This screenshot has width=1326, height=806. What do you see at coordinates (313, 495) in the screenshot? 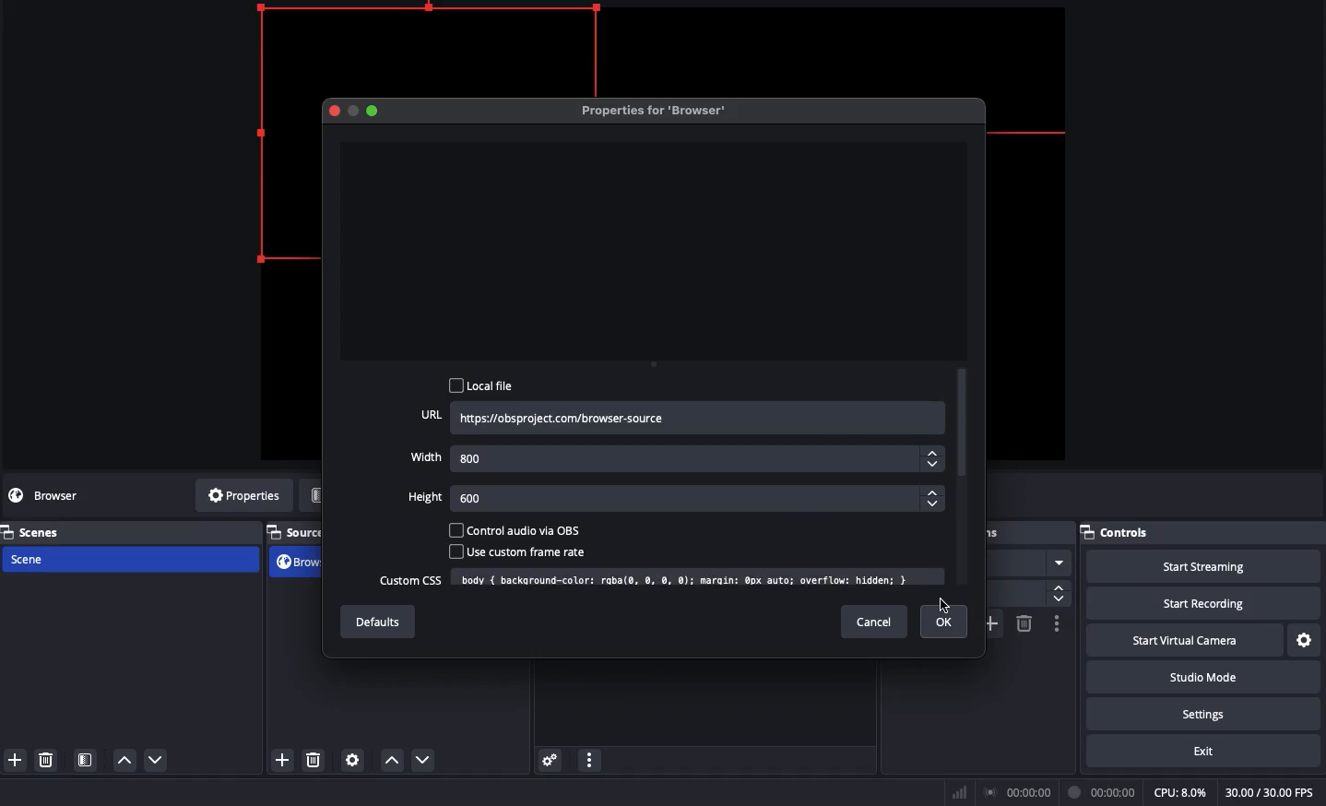
I see `Filters` at bounding box center [313, 495].